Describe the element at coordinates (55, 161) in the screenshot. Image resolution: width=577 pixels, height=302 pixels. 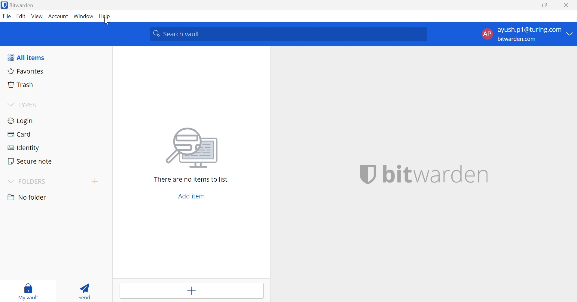
I see `Secure note` at that location.